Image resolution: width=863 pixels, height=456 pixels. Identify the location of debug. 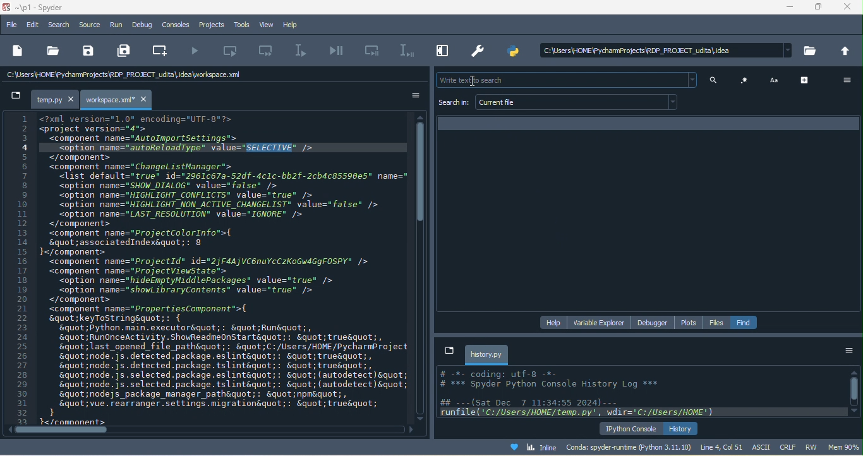
(143, 25).